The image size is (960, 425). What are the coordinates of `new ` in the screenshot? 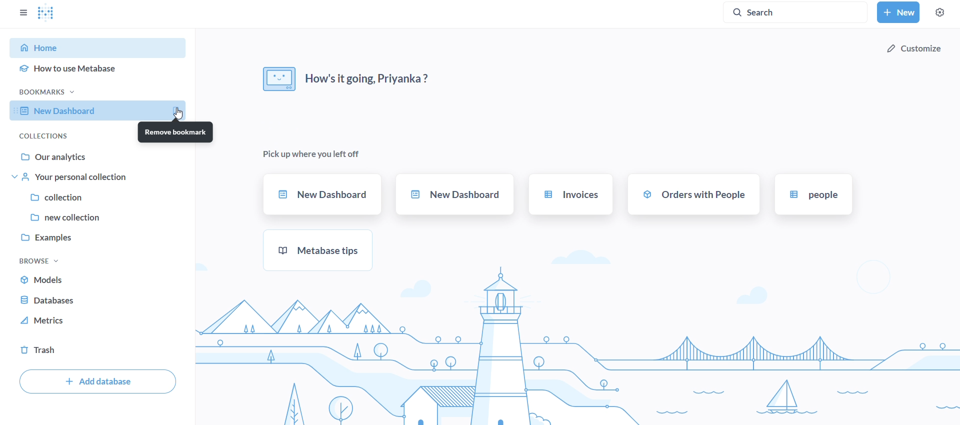 It's located at (897, 12).